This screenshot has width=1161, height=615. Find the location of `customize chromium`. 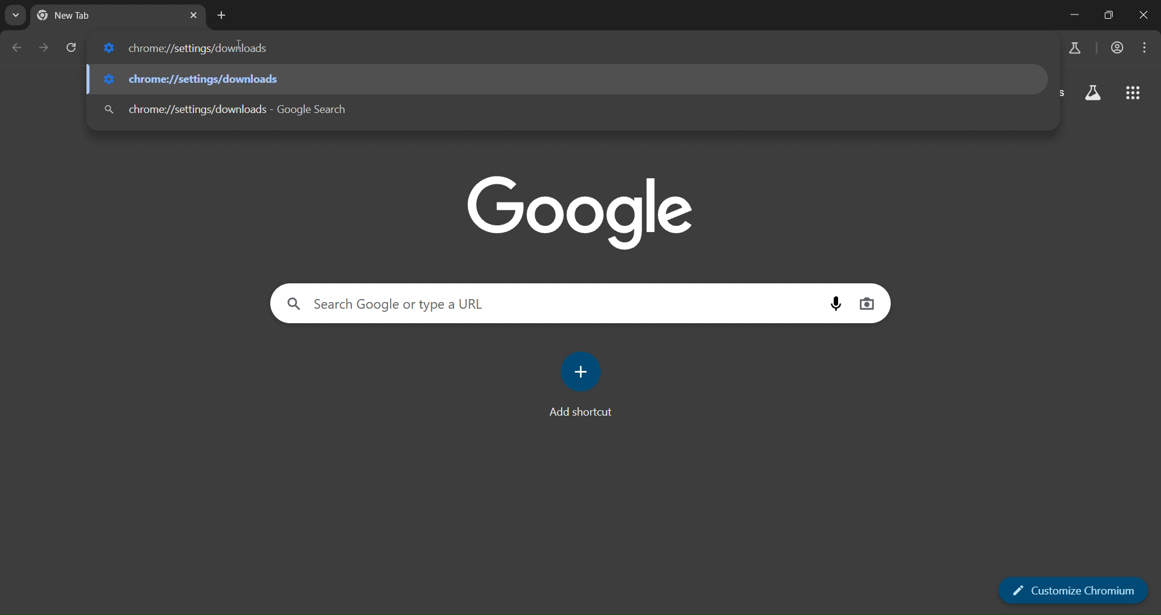

customize chromium is located at coordinates (1073, 590).